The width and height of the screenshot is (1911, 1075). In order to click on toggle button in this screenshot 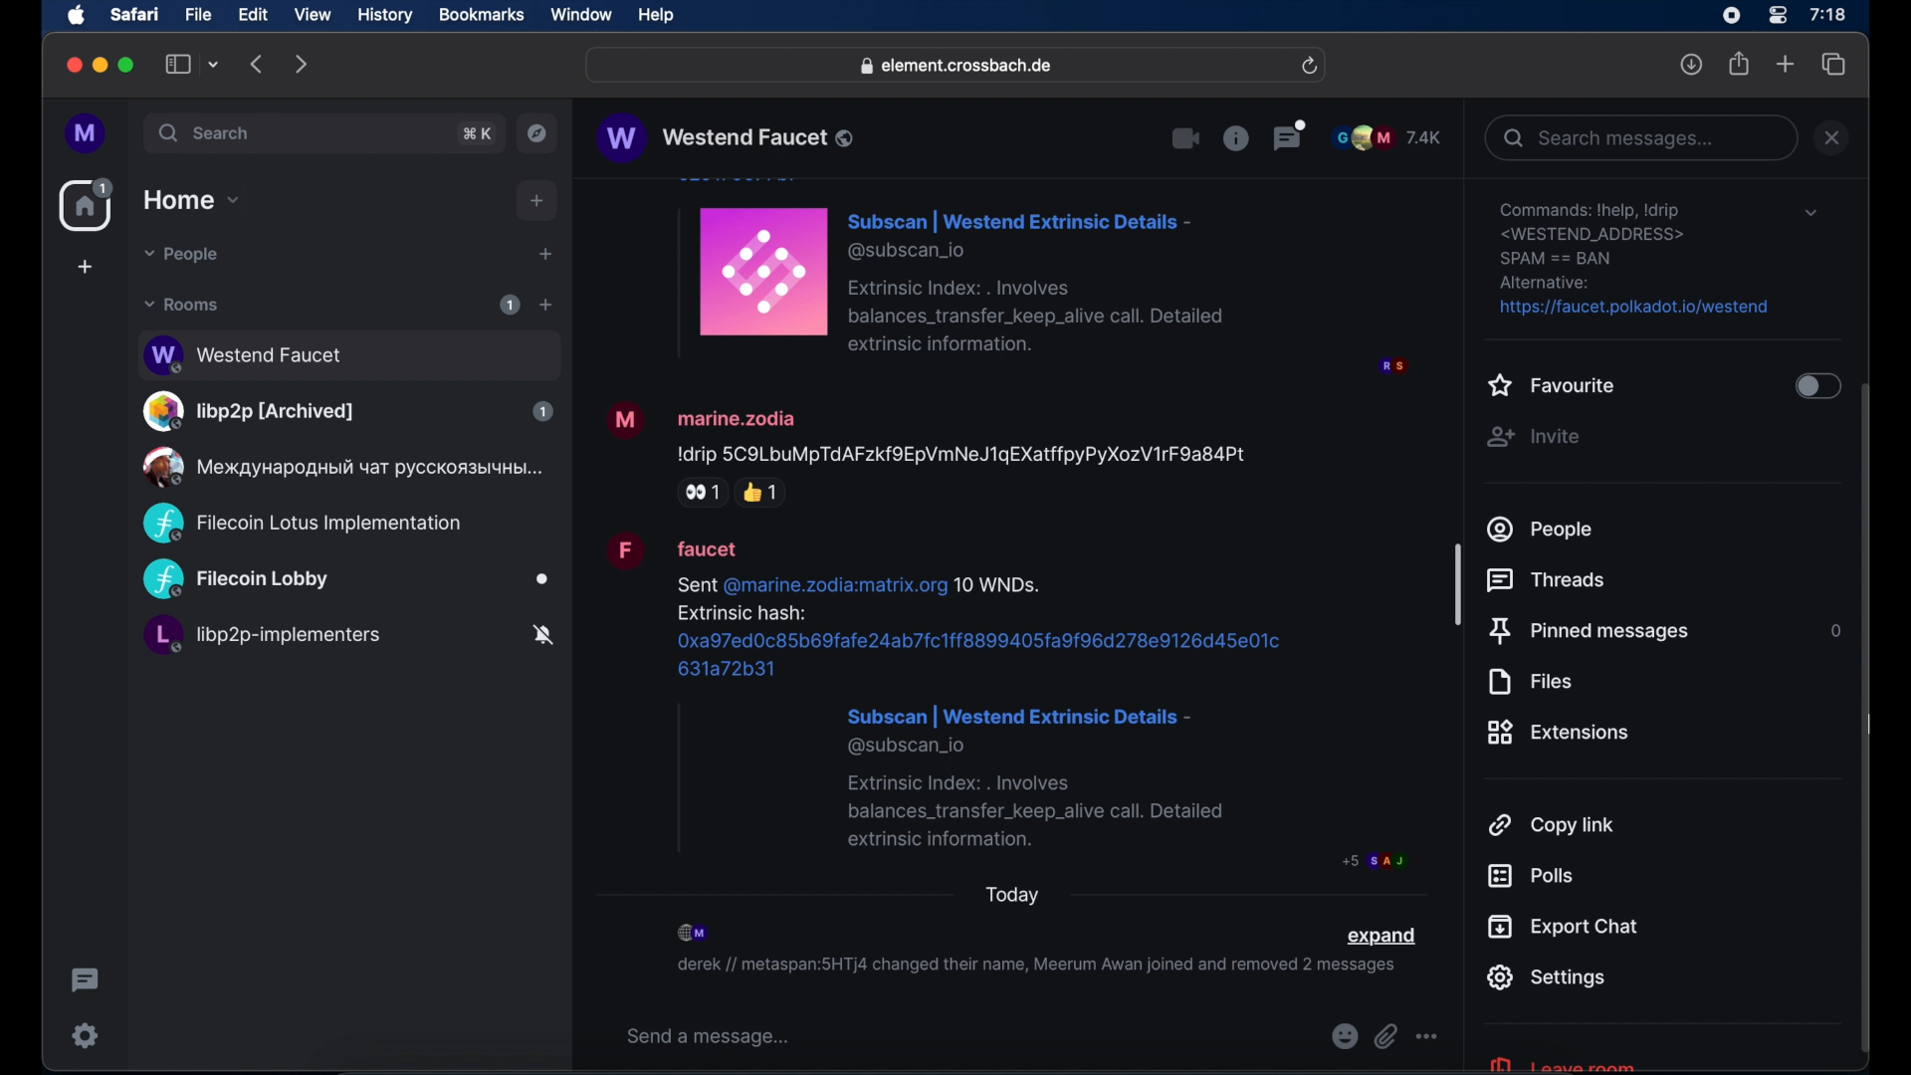, I will do `click(1815, 388)`.